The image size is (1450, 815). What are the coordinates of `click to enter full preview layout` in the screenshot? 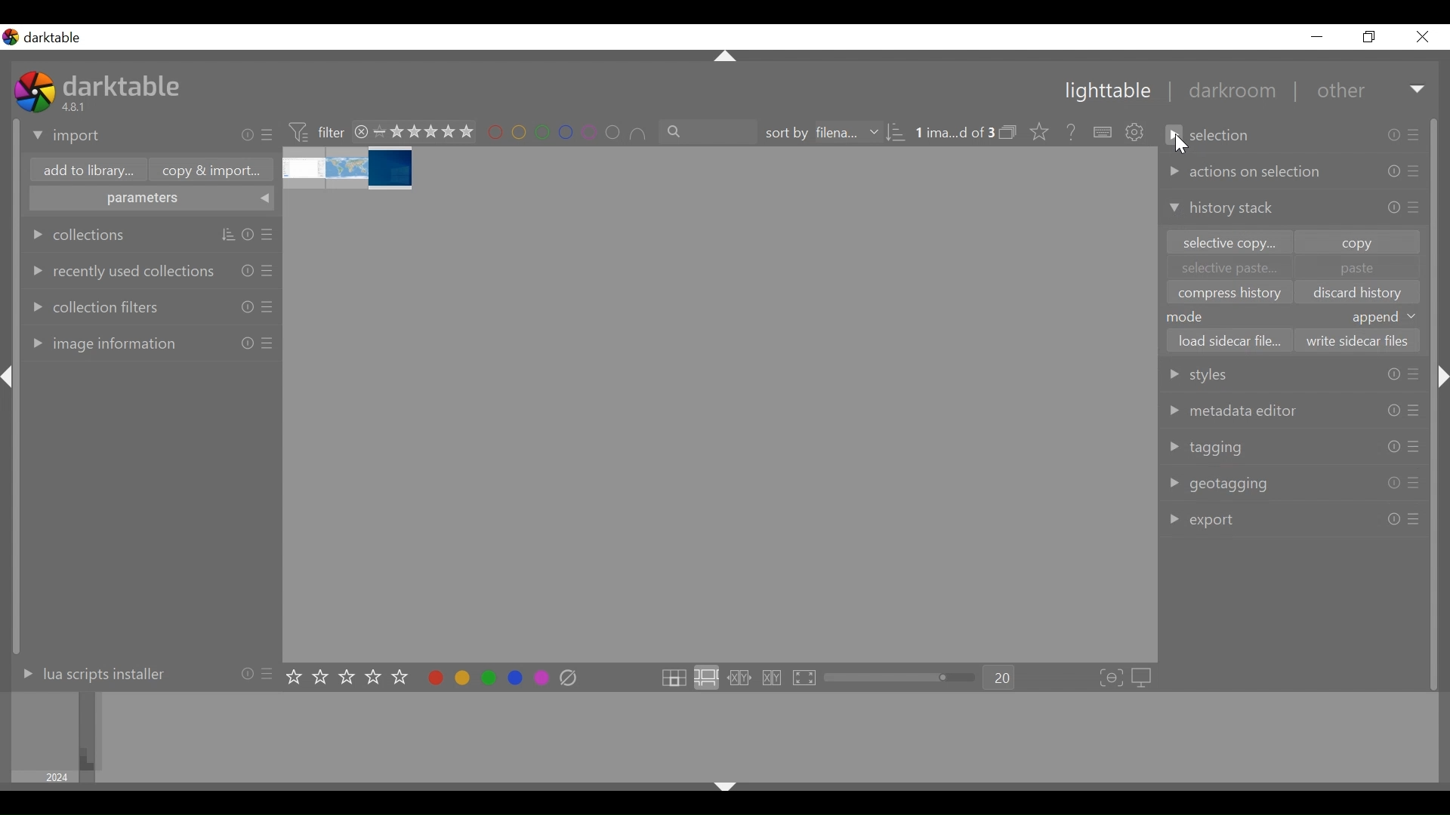 It's located at (806, 678).